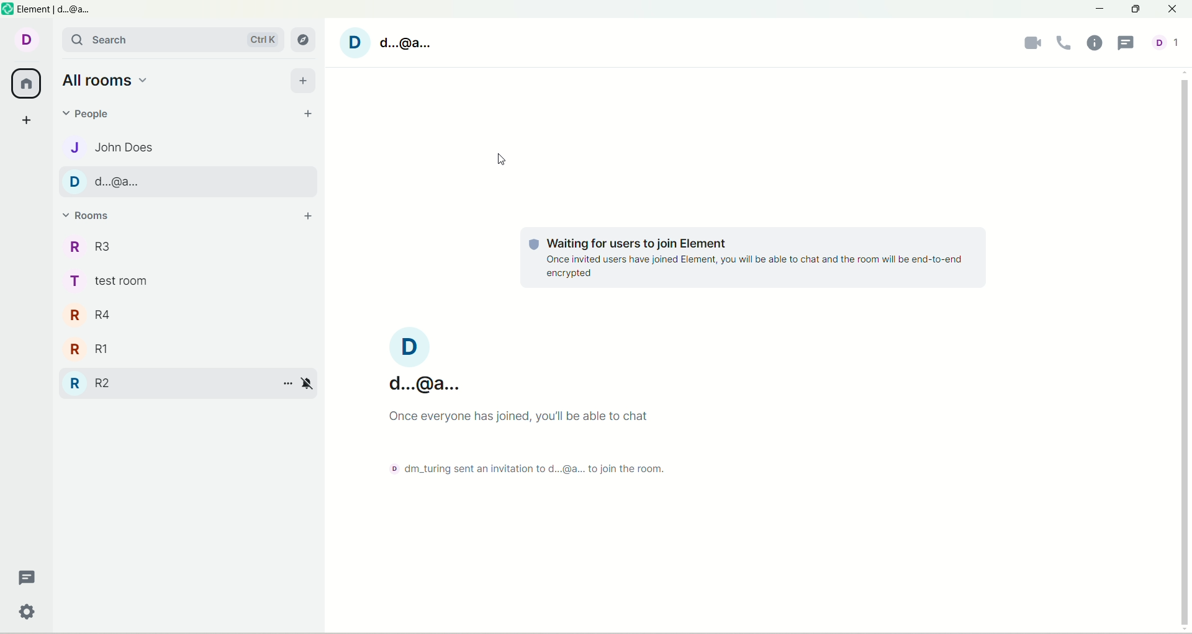 This screenshot has width=1192, height=634. I want to click on start chat, so click(305, 117).